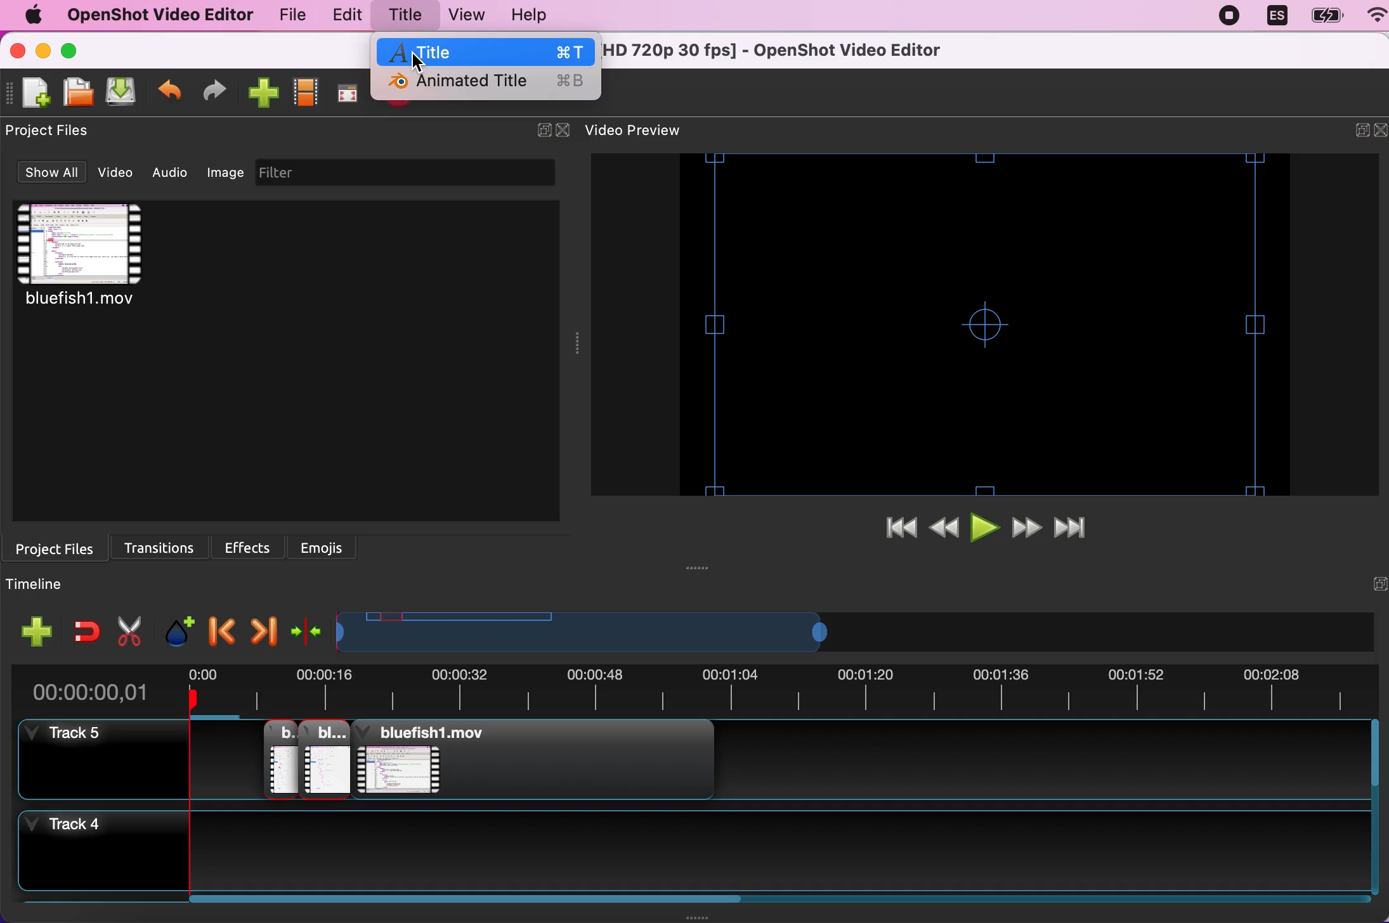  What do you see at coordinates (675, 633) in the screenshot?
I see `video duration` at bounding box center [675, 633].